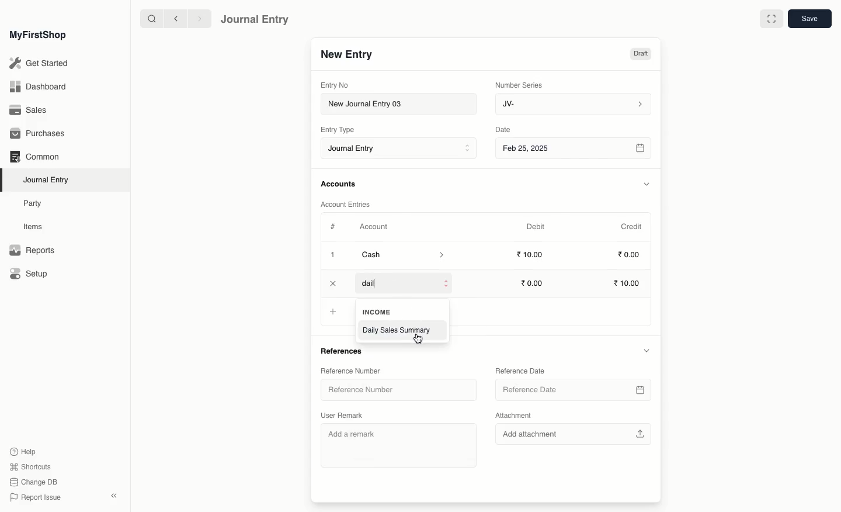  Describe the element at coordinates (572, 104) in the screenshot. I see `JV-` at that location.